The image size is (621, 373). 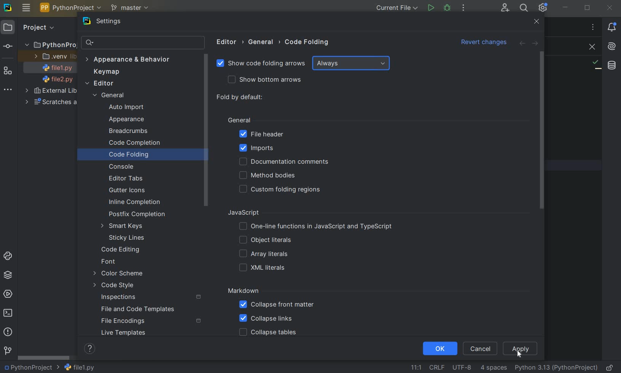 I want to click on TERMINAL, so click(x=10, y=311).